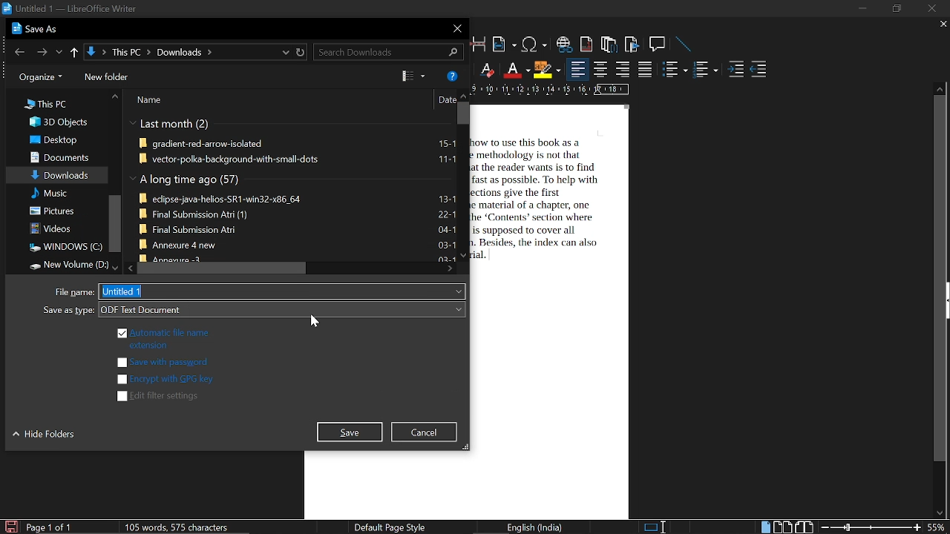 Image resolution: width=950 pixels, height=534 pixels. Describe the element at coordinates (164, 379) in the screenshot. I see `encrypt with GPG key` at that location.